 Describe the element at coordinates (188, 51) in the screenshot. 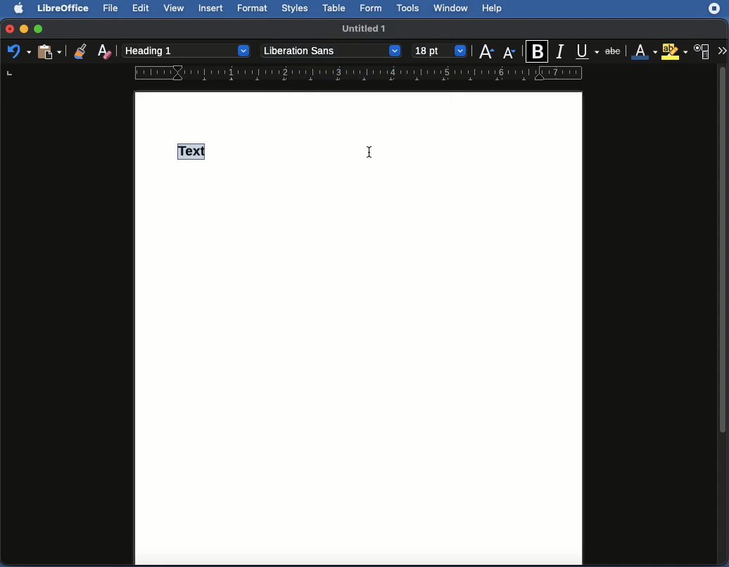

I see `Paragraph style` at that location.